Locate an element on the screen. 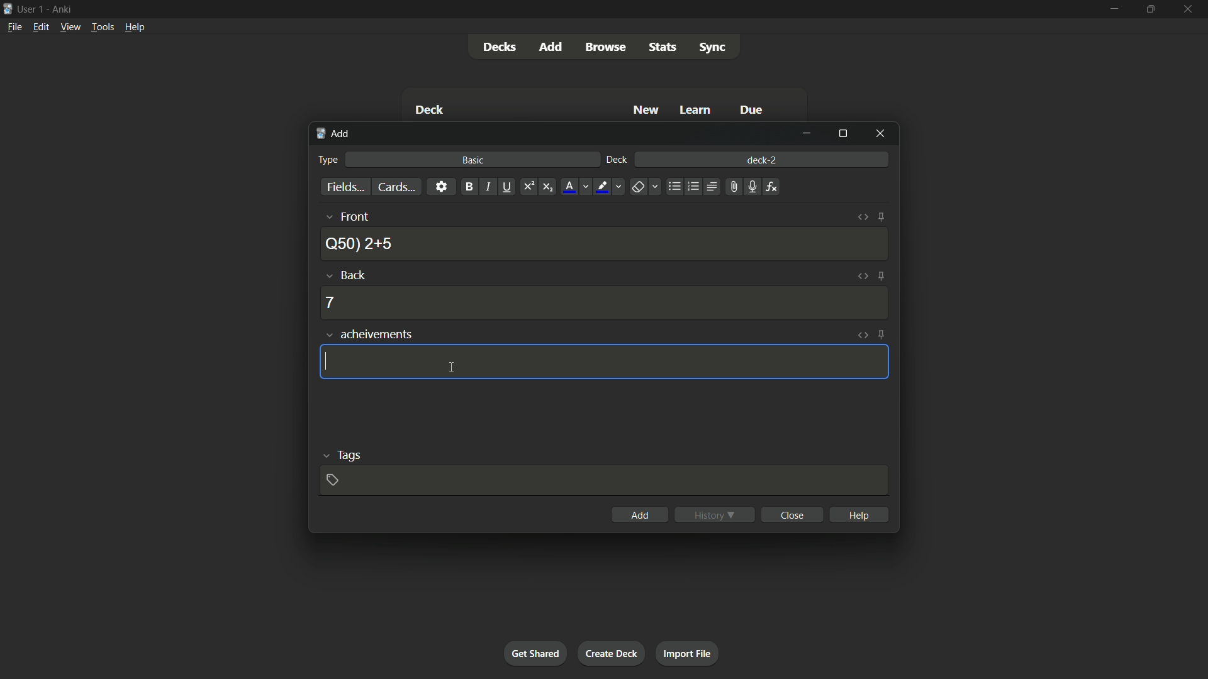 This screenshot has width=1208, height=679. close is located at coordinates (791, 514).